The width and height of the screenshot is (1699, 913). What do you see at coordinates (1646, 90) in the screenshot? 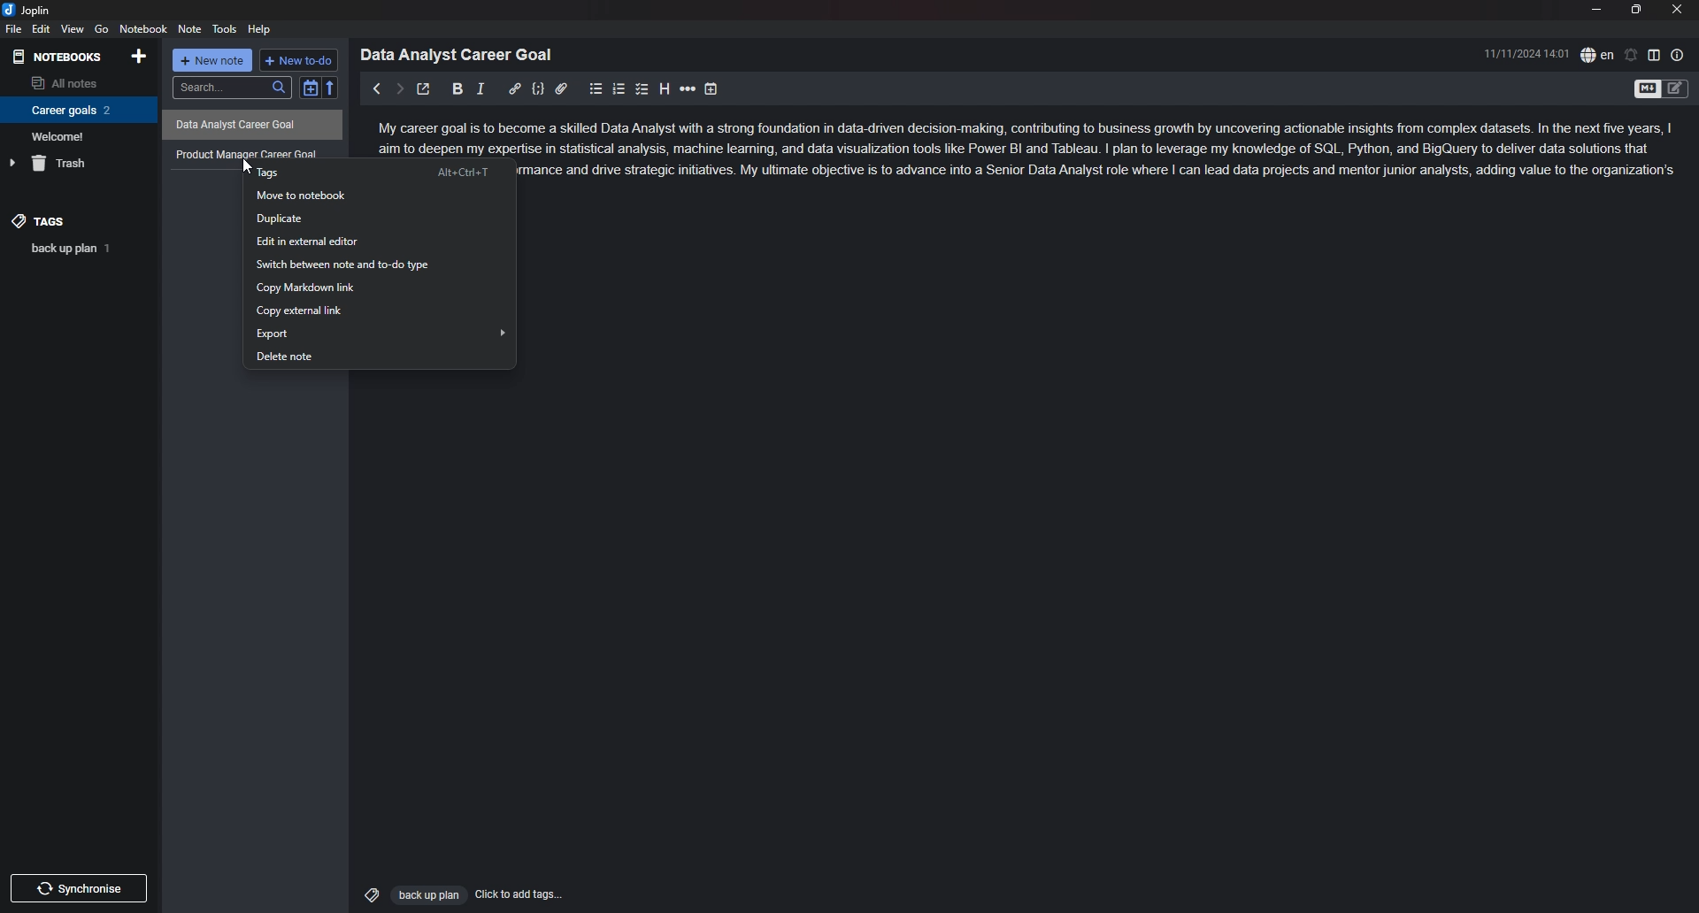
I see `toggle editor` at bounding box center [1646, 90].